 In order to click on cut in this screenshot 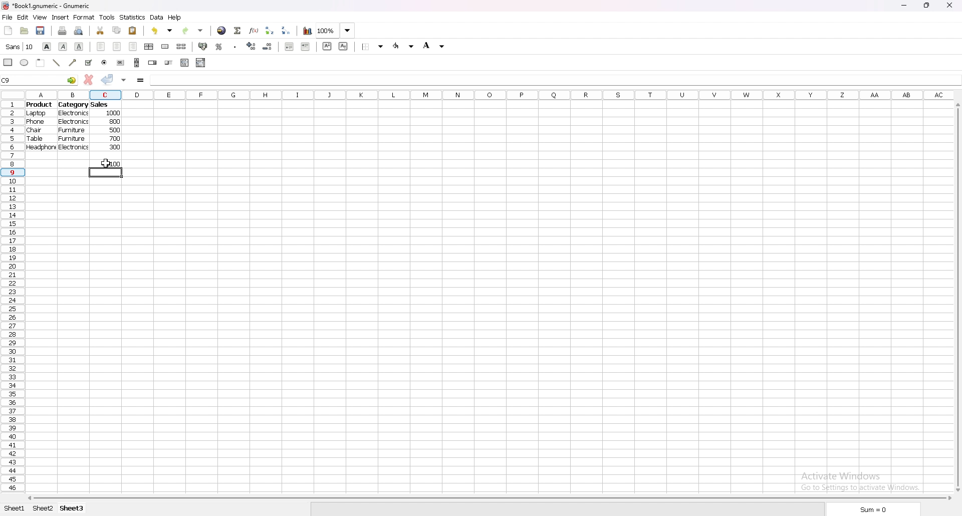, I will do `click(101, 31)`.